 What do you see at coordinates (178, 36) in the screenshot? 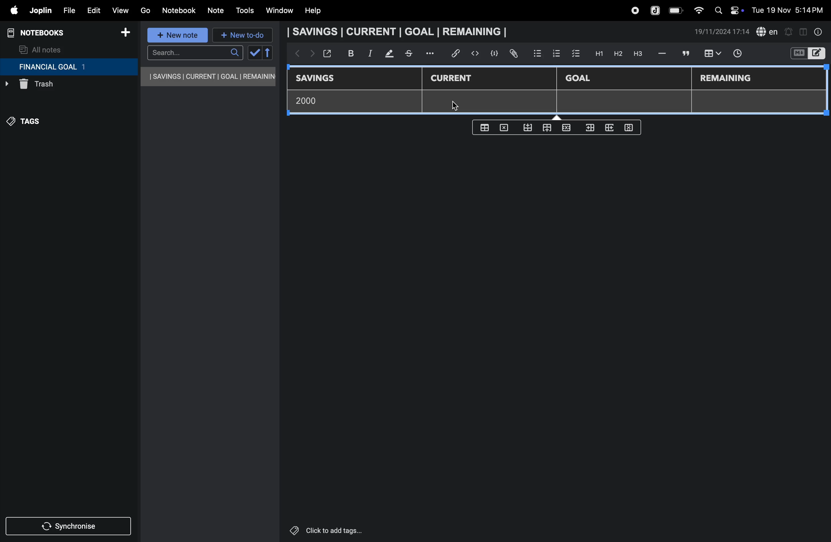
I see `new note` at bounding box center [178, 36].